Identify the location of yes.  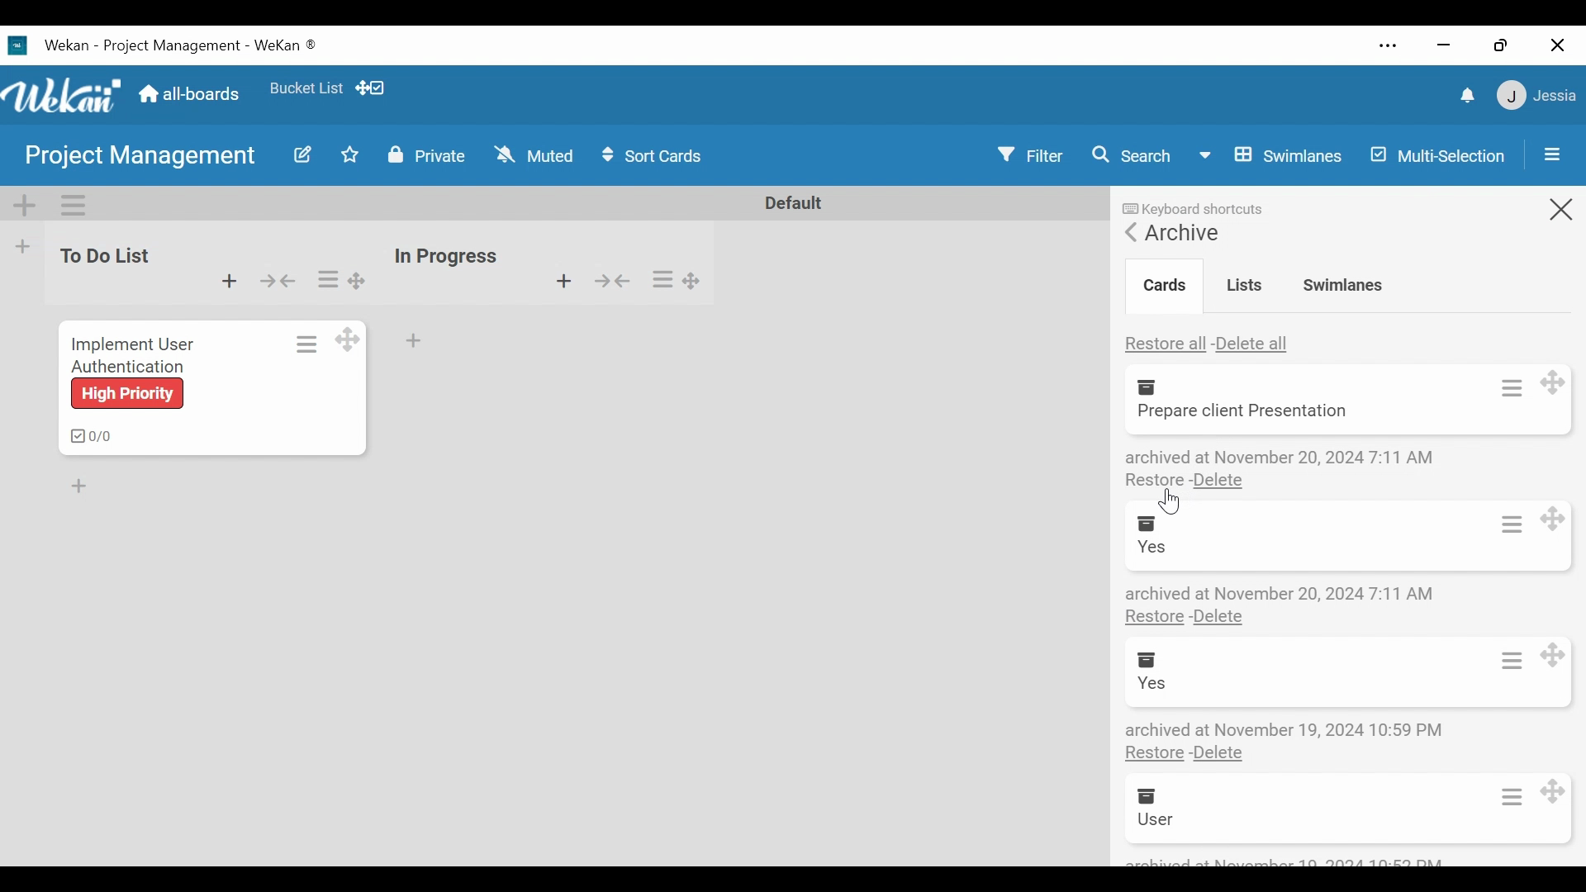
(1155, 548).